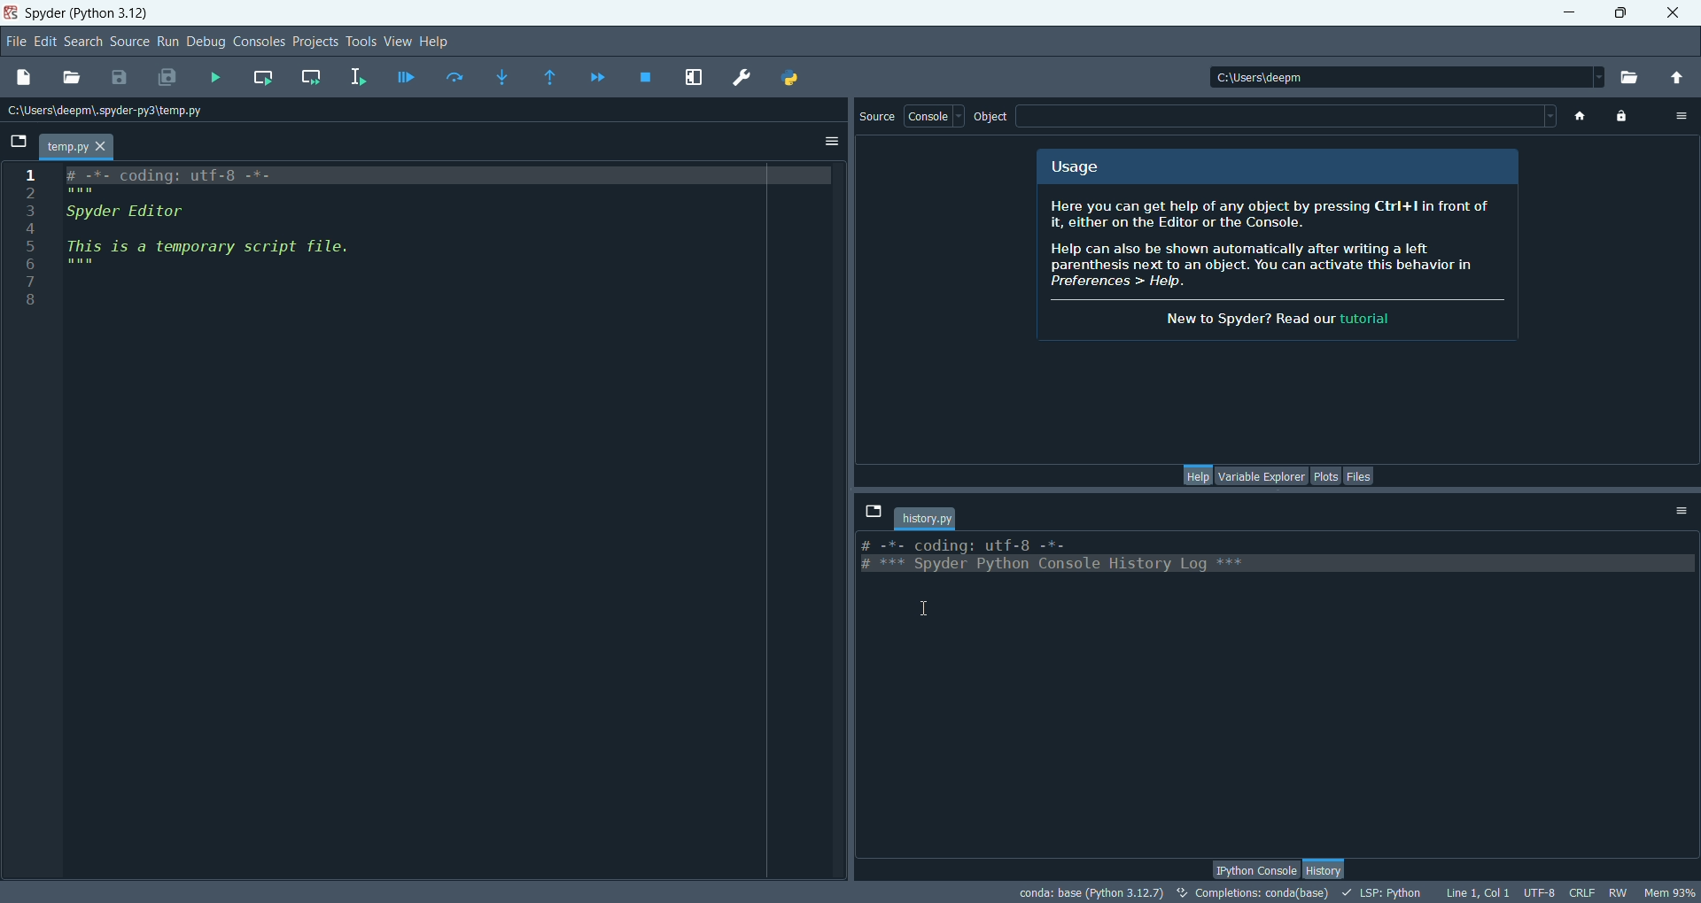 Image resolution: width=1701 pixels, height=903 pixels. Describe the element at coordinates (255, 231) in the screenshot. I see `script file` at that location.